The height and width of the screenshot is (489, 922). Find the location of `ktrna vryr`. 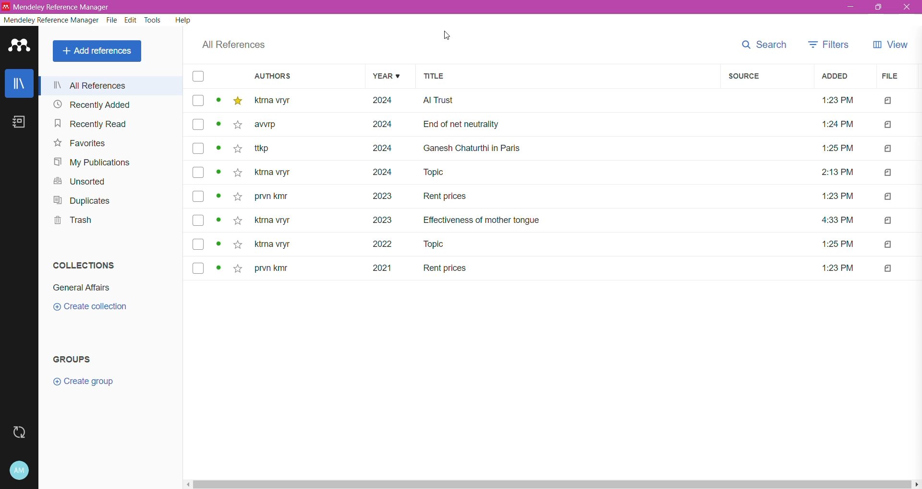

ktrna vryr is located at coordinates (273, 245).